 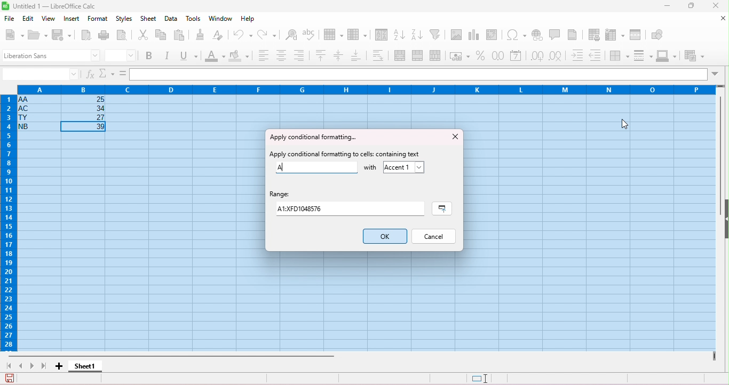 I want to click on underline, so click(x=188, y=56).